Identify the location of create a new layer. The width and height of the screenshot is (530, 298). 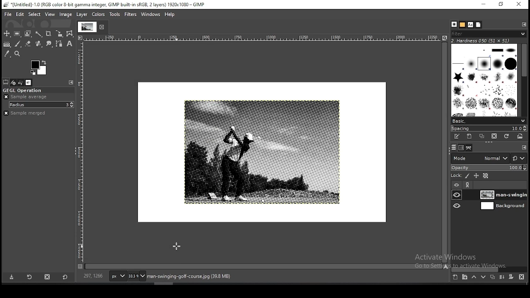
(455, 277).